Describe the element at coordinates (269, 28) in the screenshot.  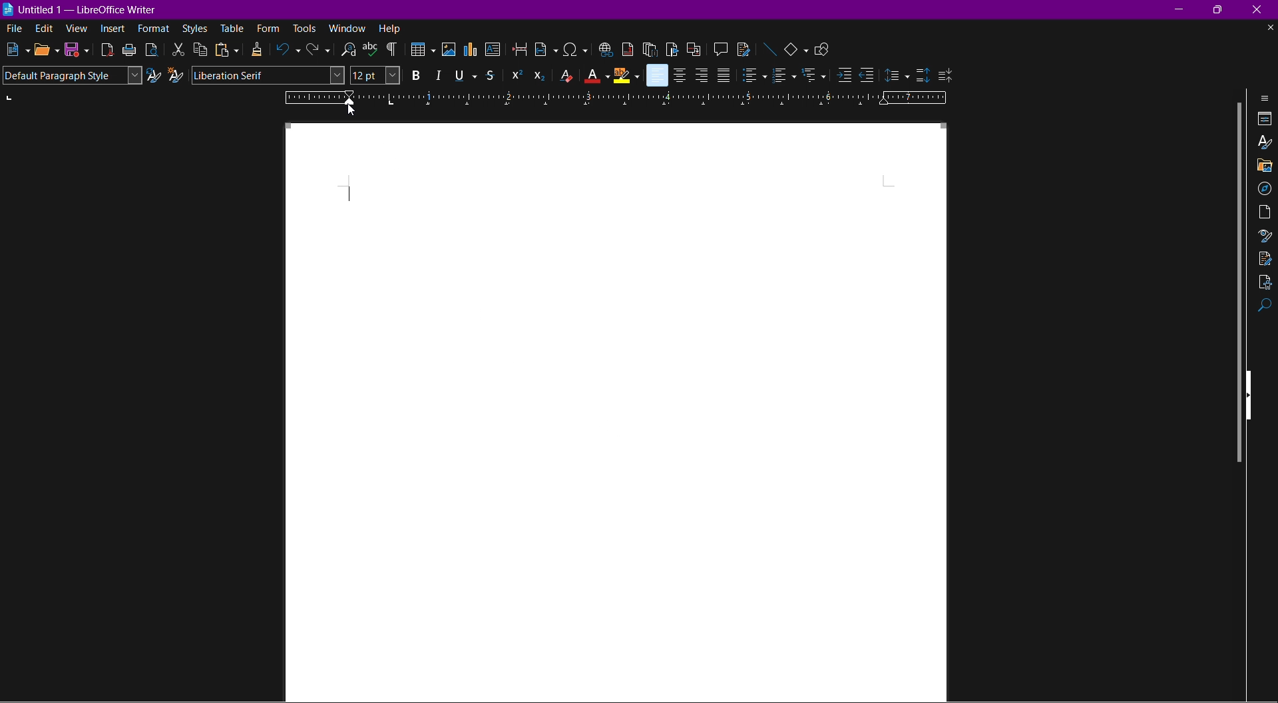
I see `form` at that location.